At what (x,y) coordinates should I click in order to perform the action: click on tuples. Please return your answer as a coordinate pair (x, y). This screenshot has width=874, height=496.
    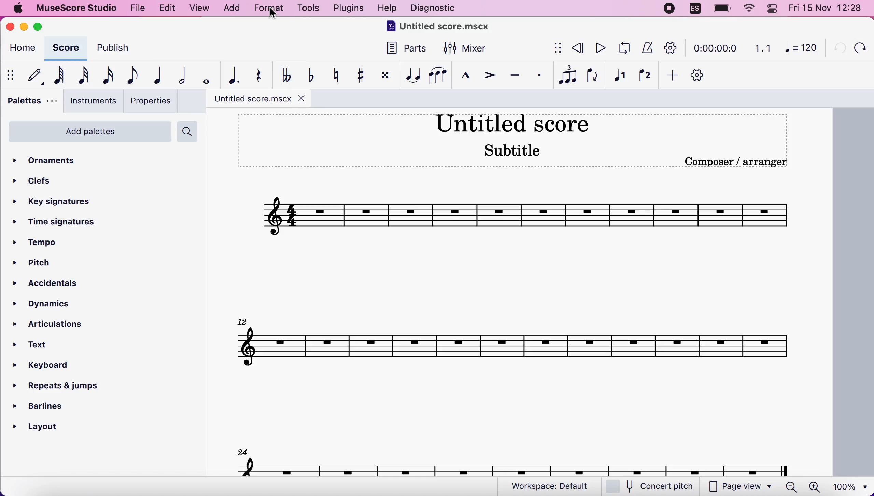
    Looking at the image, I should click on (568, 75).